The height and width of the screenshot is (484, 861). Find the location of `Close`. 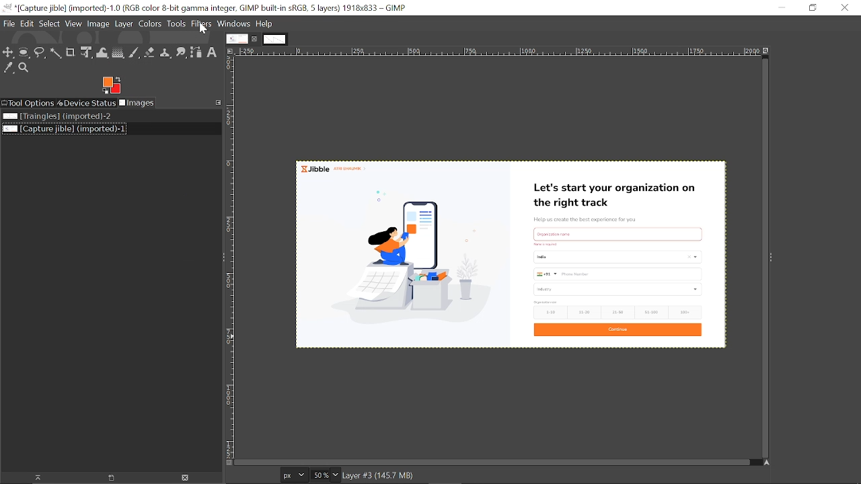

Close is located at coordinates (844, 8).